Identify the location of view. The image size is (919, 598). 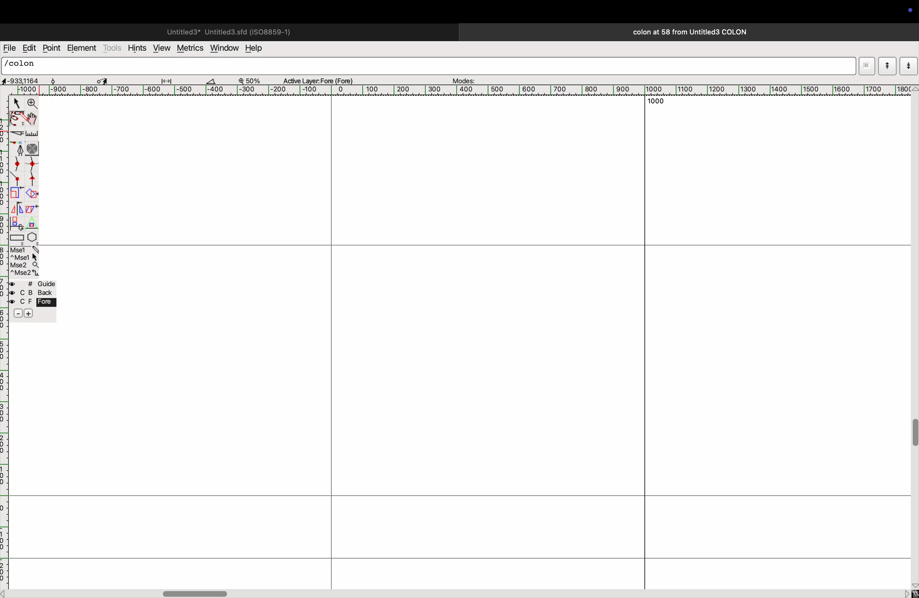
(161, 48).